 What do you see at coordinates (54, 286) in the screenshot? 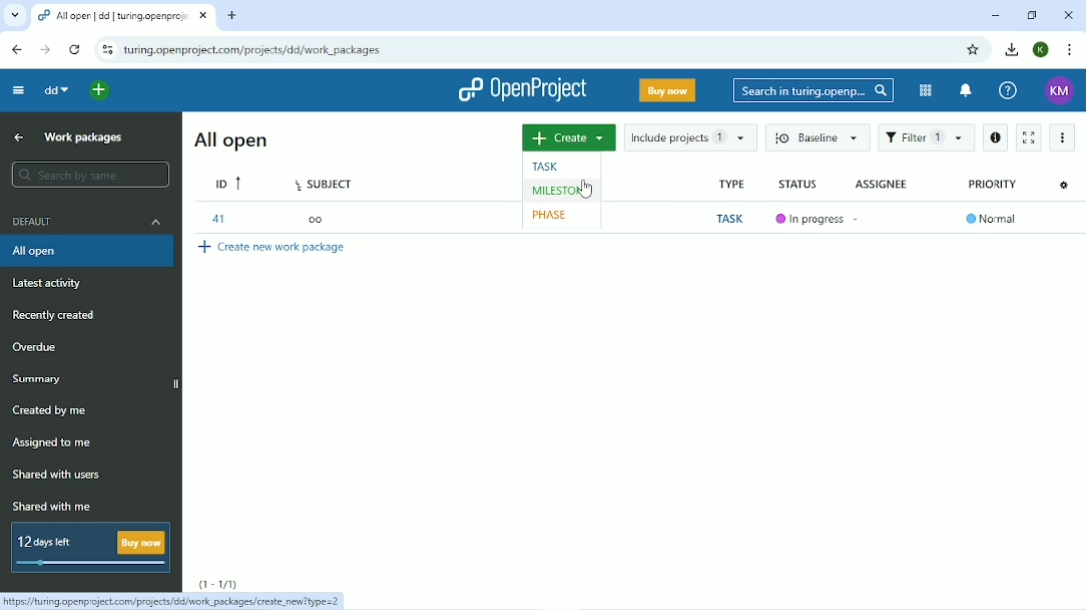
I see `Latest activity` at bounding box center [54, 286].